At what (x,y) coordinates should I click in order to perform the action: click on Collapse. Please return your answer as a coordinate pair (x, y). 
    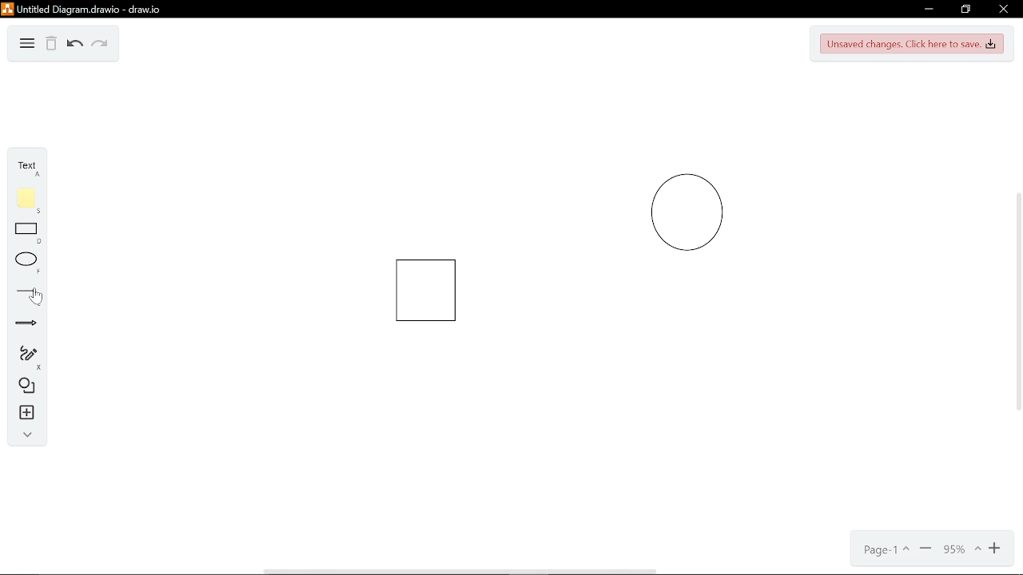
    Looking at the image, I should click on (22, 434).